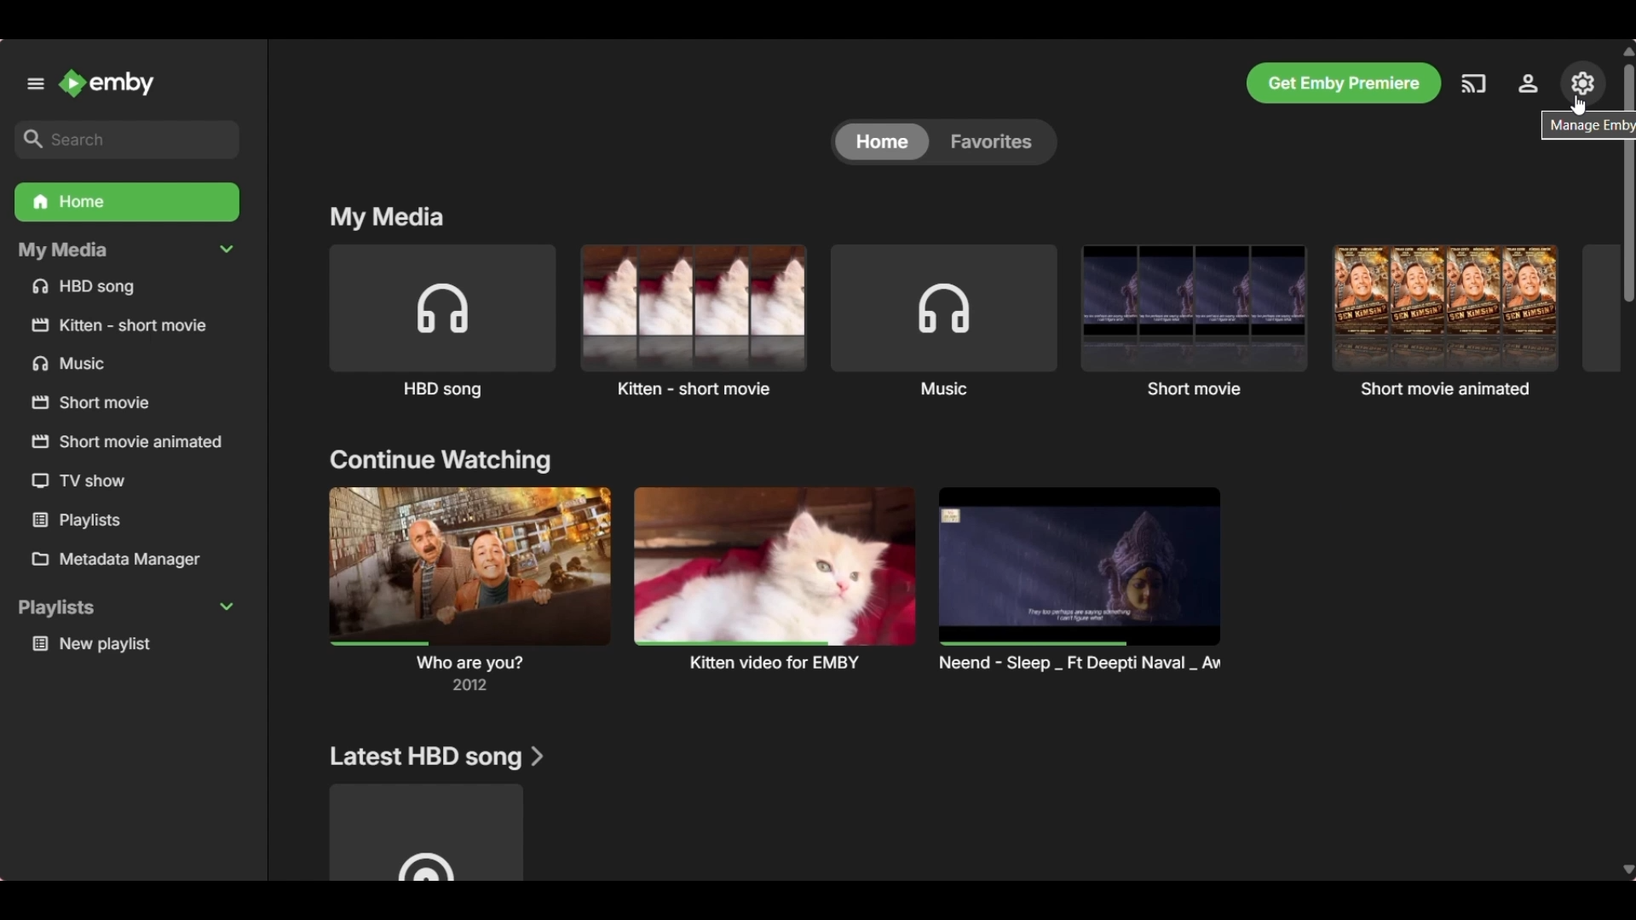  Describe the element at coordinates (944, 142) in the screenshot. I see `Toggle between Home and Favorites` at that location.